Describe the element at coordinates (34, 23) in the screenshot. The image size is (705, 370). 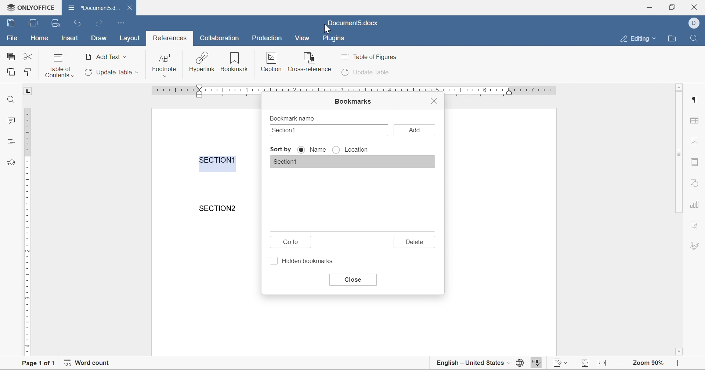
I see `save` at that location.